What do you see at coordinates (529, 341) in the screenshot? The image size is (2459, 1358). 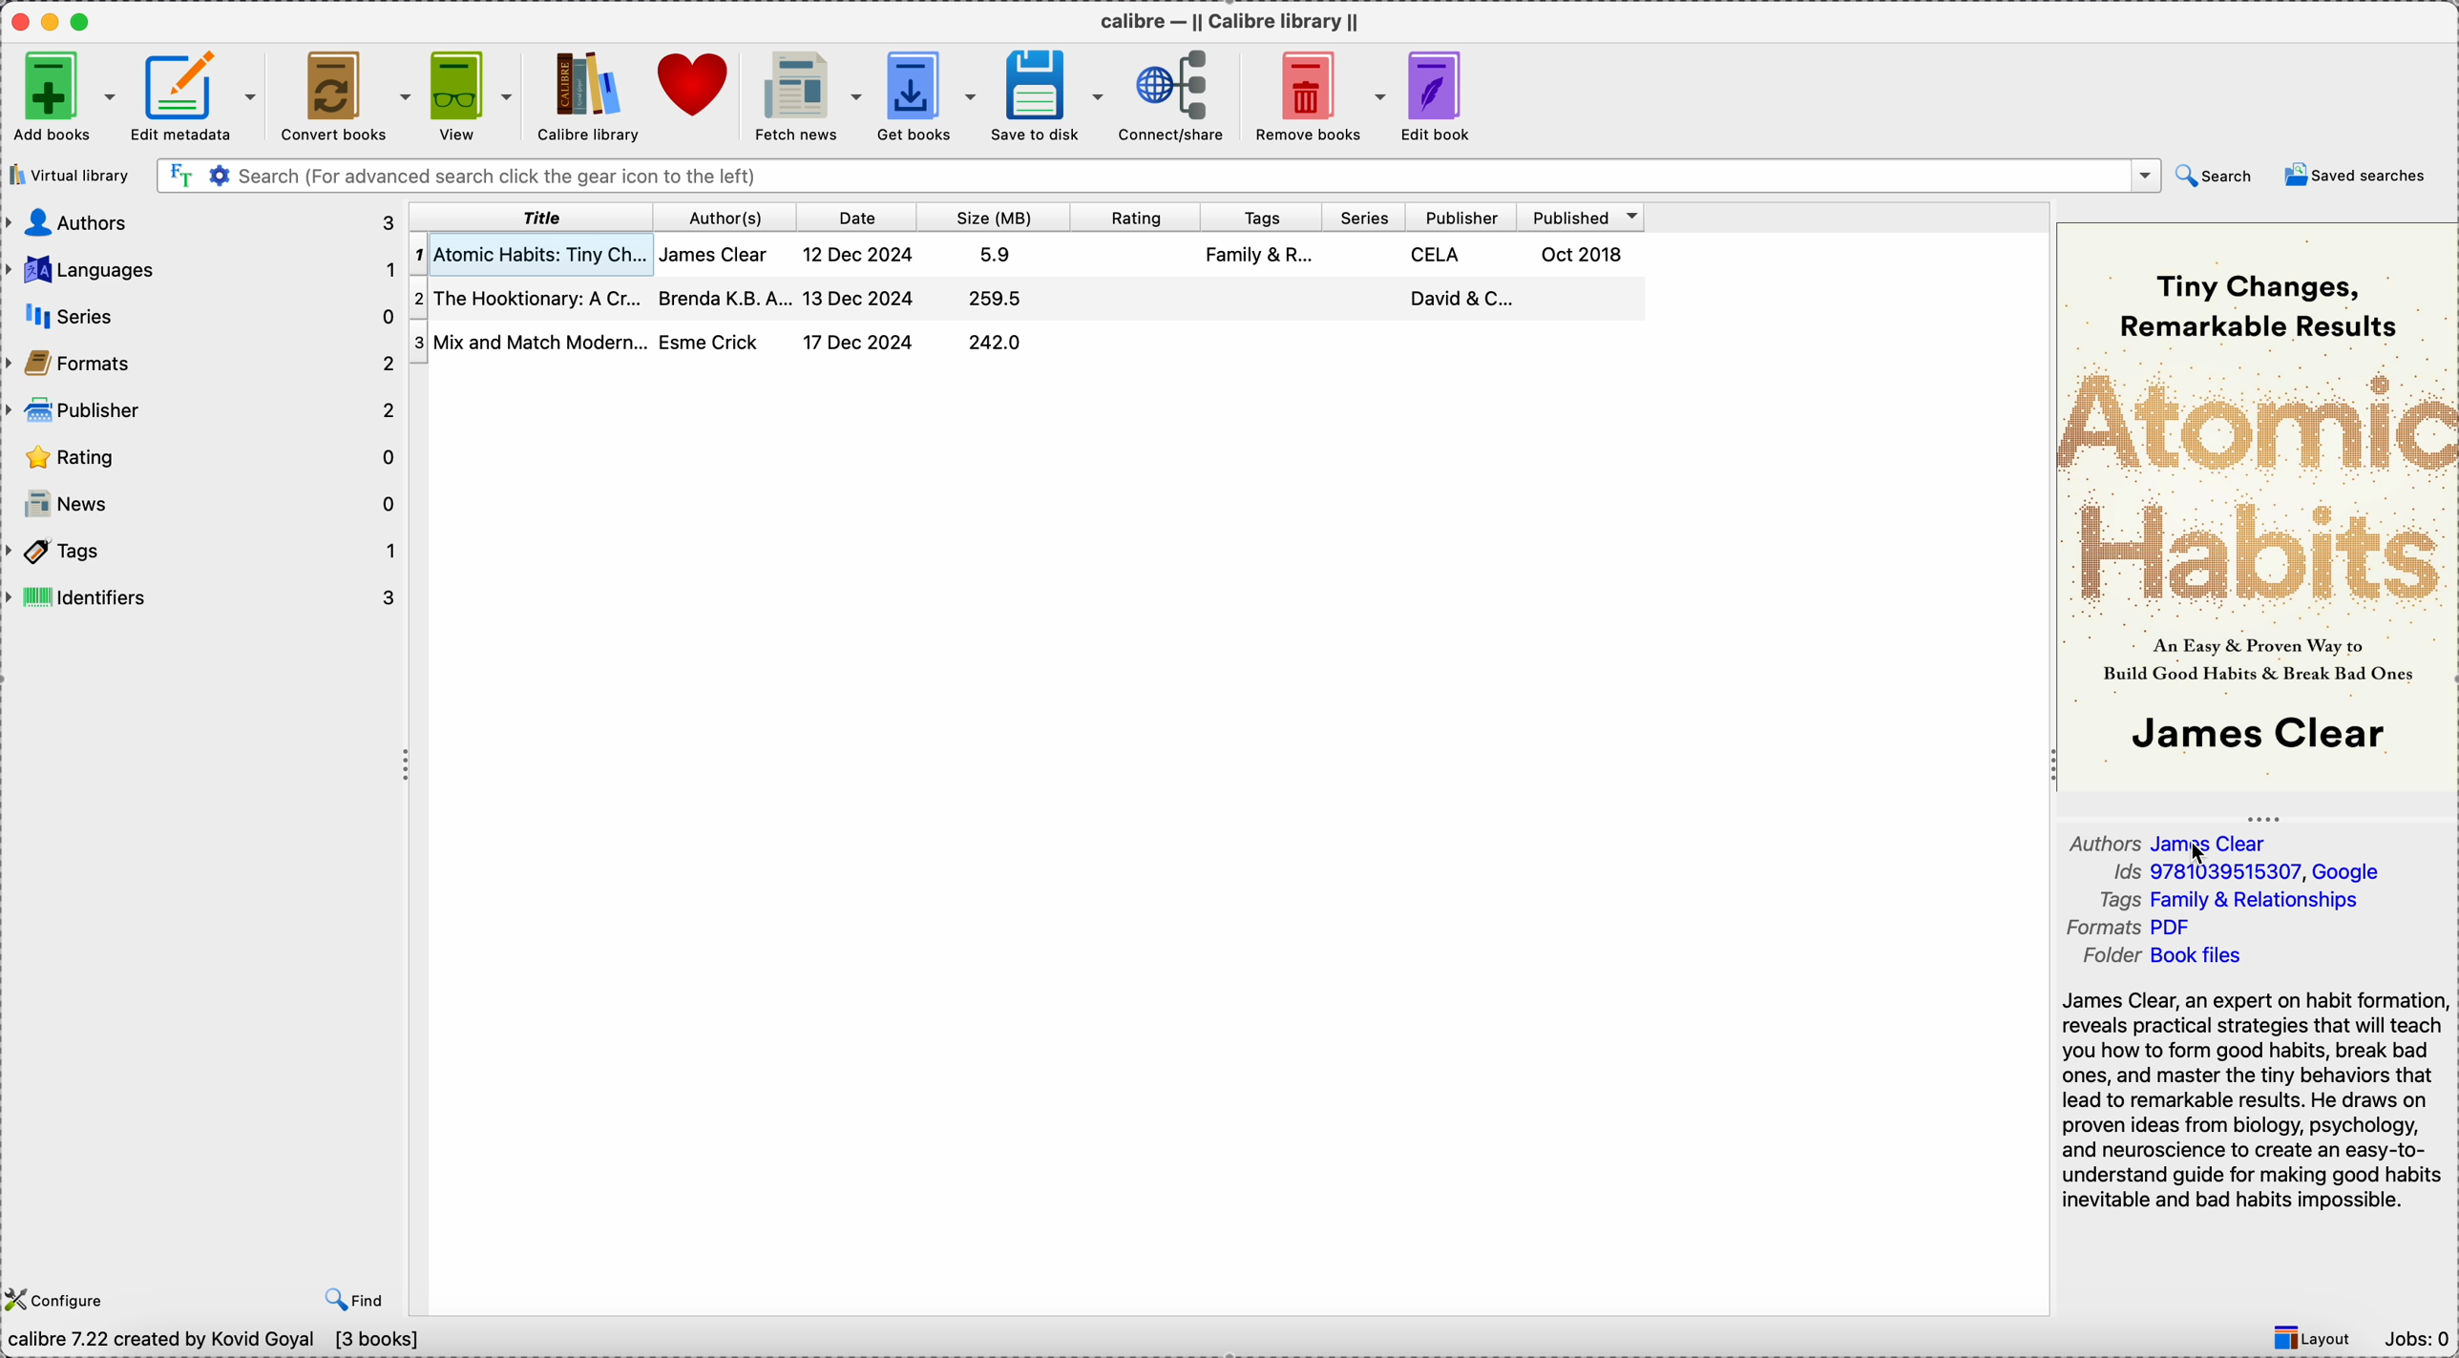 I see `Mix and Match Modern..` at bounding box center [529, 341].